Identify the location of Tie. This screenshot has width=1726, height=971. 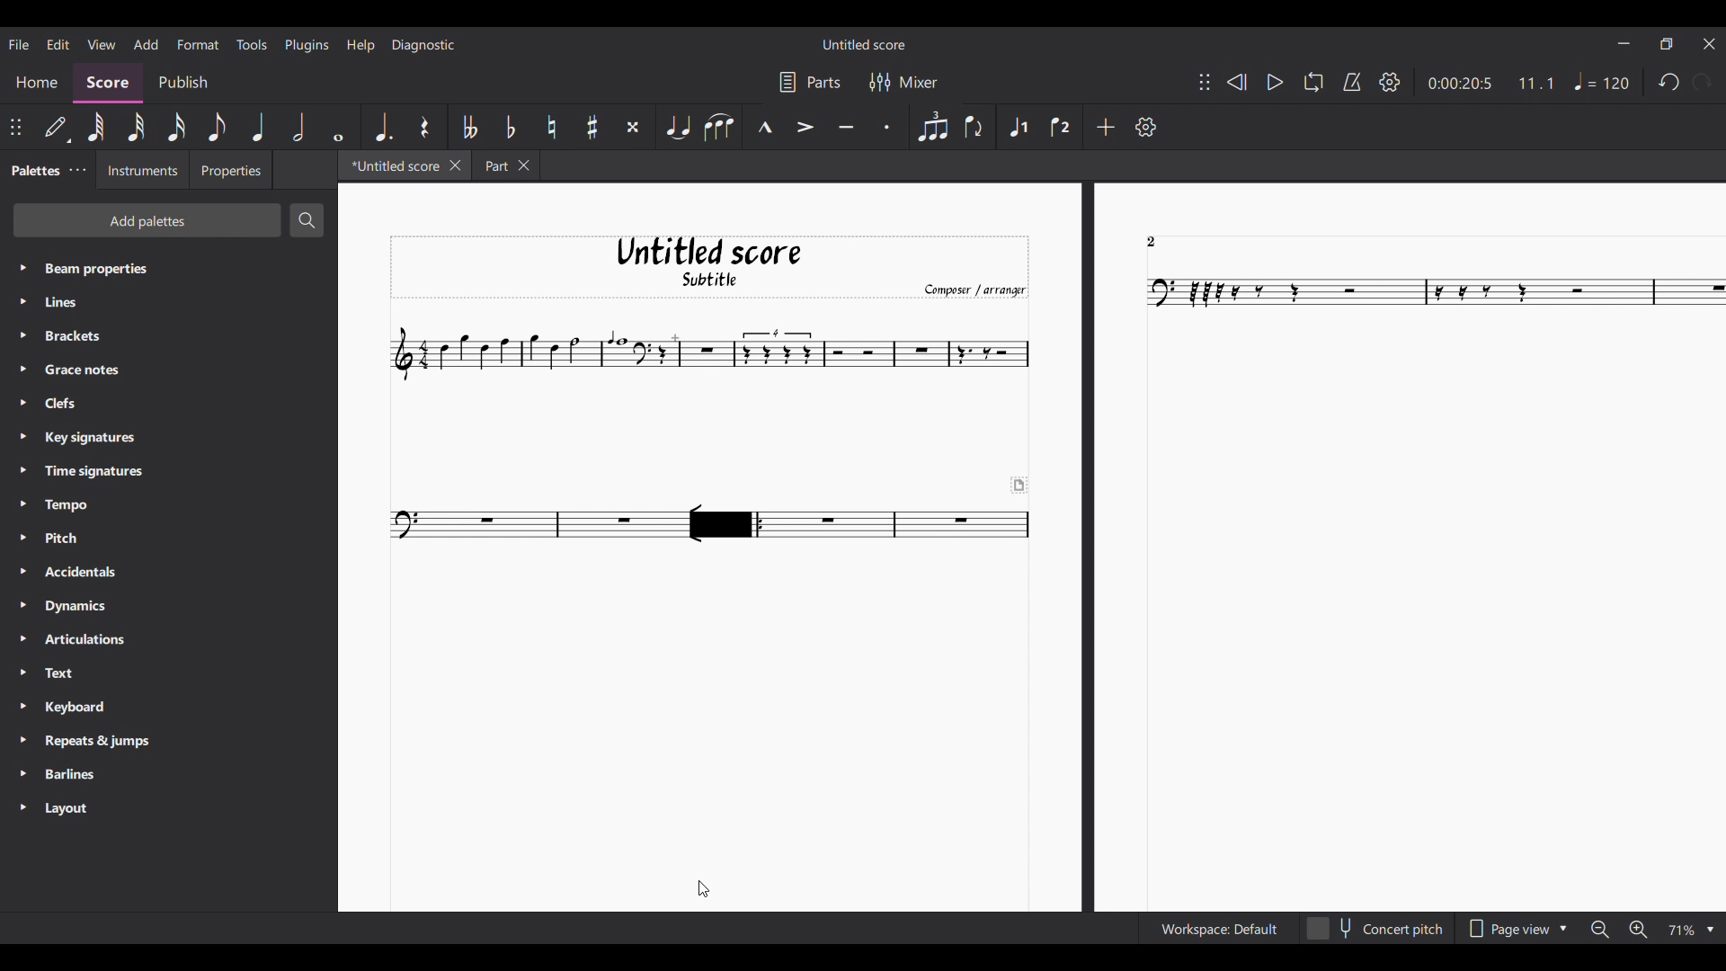
(677, 126).